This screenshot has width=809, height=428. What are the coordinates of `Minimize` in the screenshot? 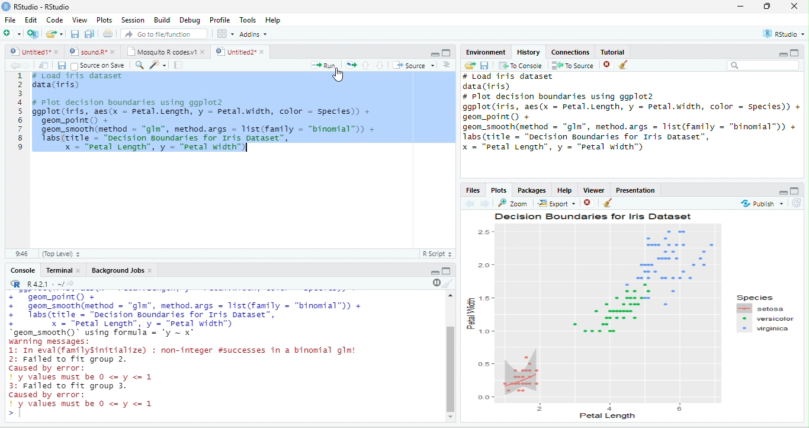 It's located at (783, 193).